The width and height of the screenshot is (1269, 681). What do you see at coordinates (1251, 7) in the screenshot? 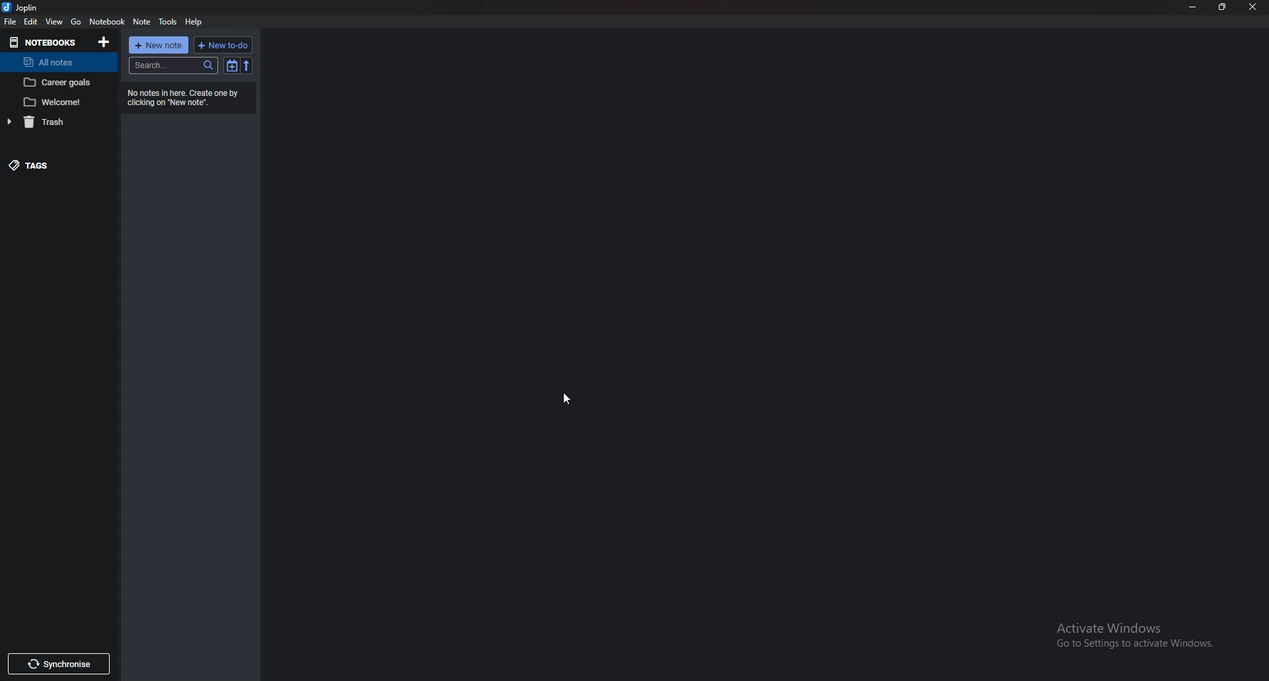
I see `close` at bounding box center [1251, 7].